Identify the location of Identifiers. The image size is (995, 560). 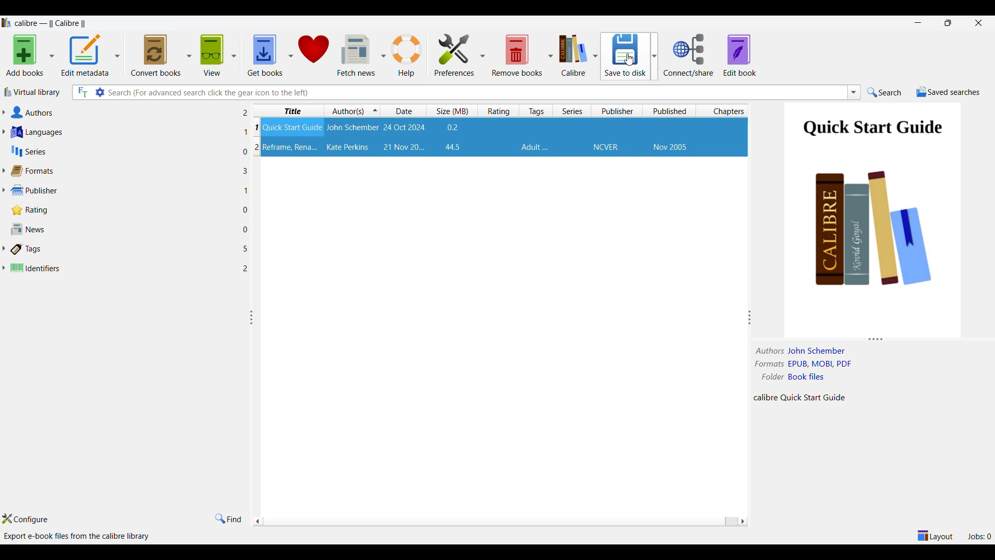
(119, 266).